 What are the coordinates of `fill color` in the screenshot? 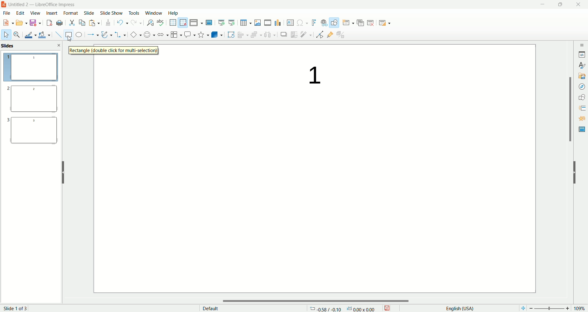 It's located at (44, 35).